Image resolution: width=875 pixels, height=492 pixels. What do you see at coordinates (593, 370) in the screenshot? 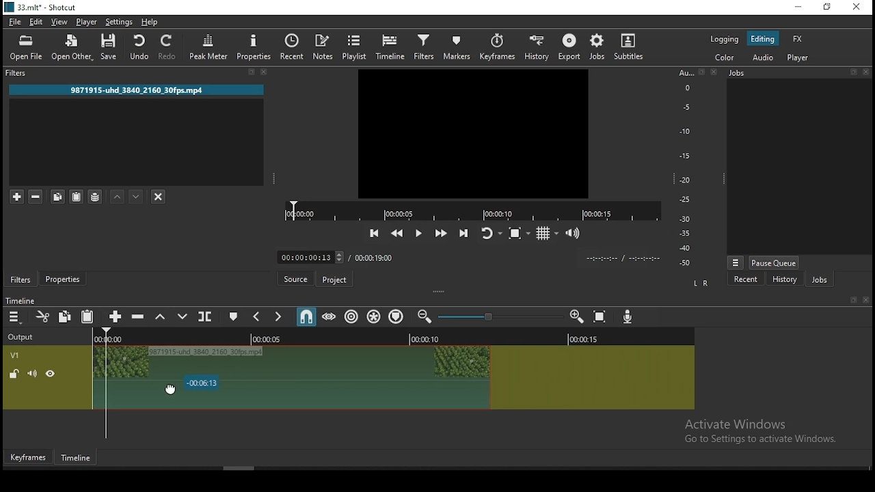
I see `video track` at bounding box center [593, 370].